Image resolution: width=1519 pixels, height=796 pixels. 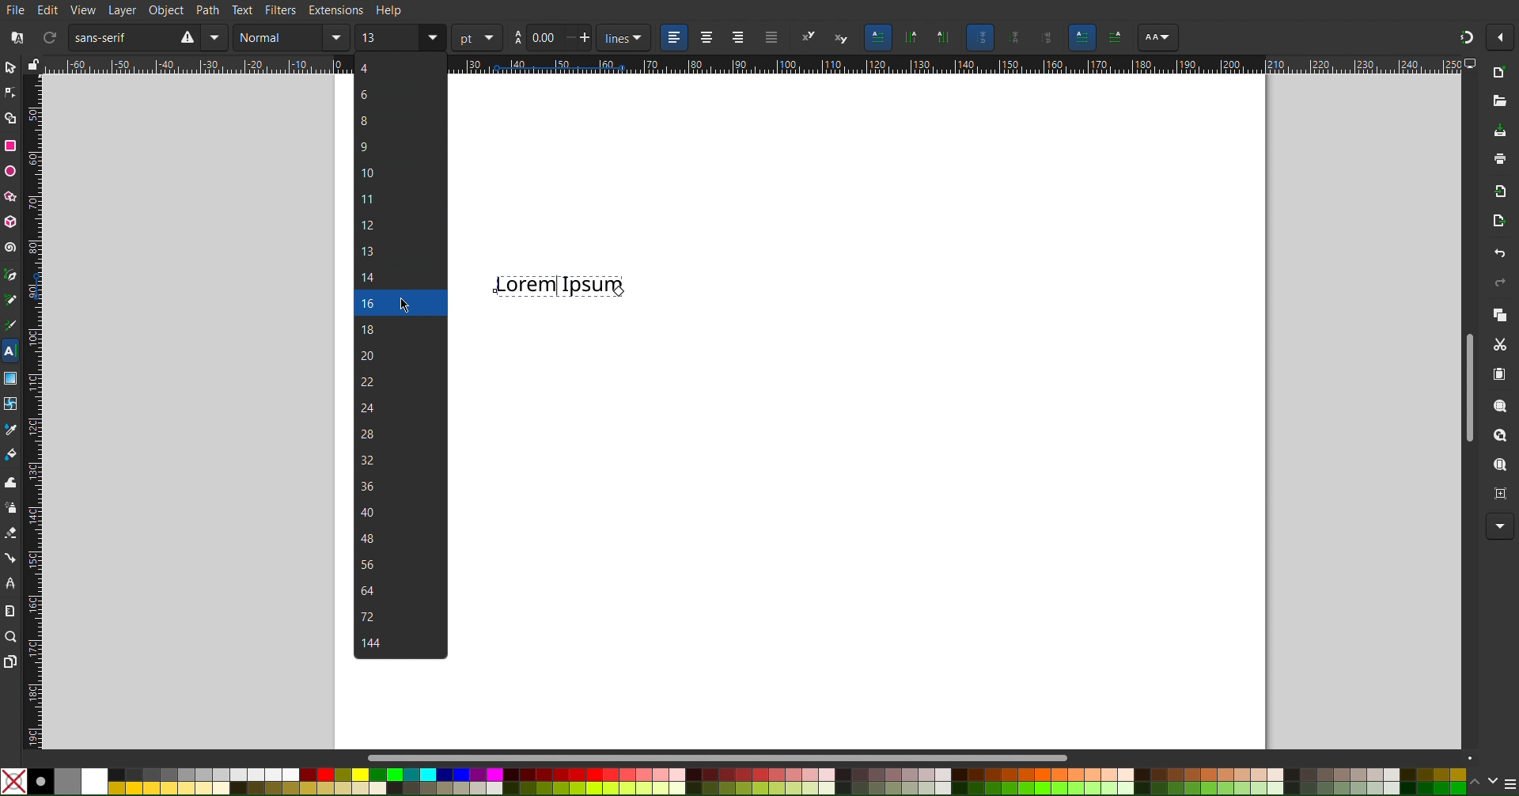 I want to click on size, so click(x=388, y=37).